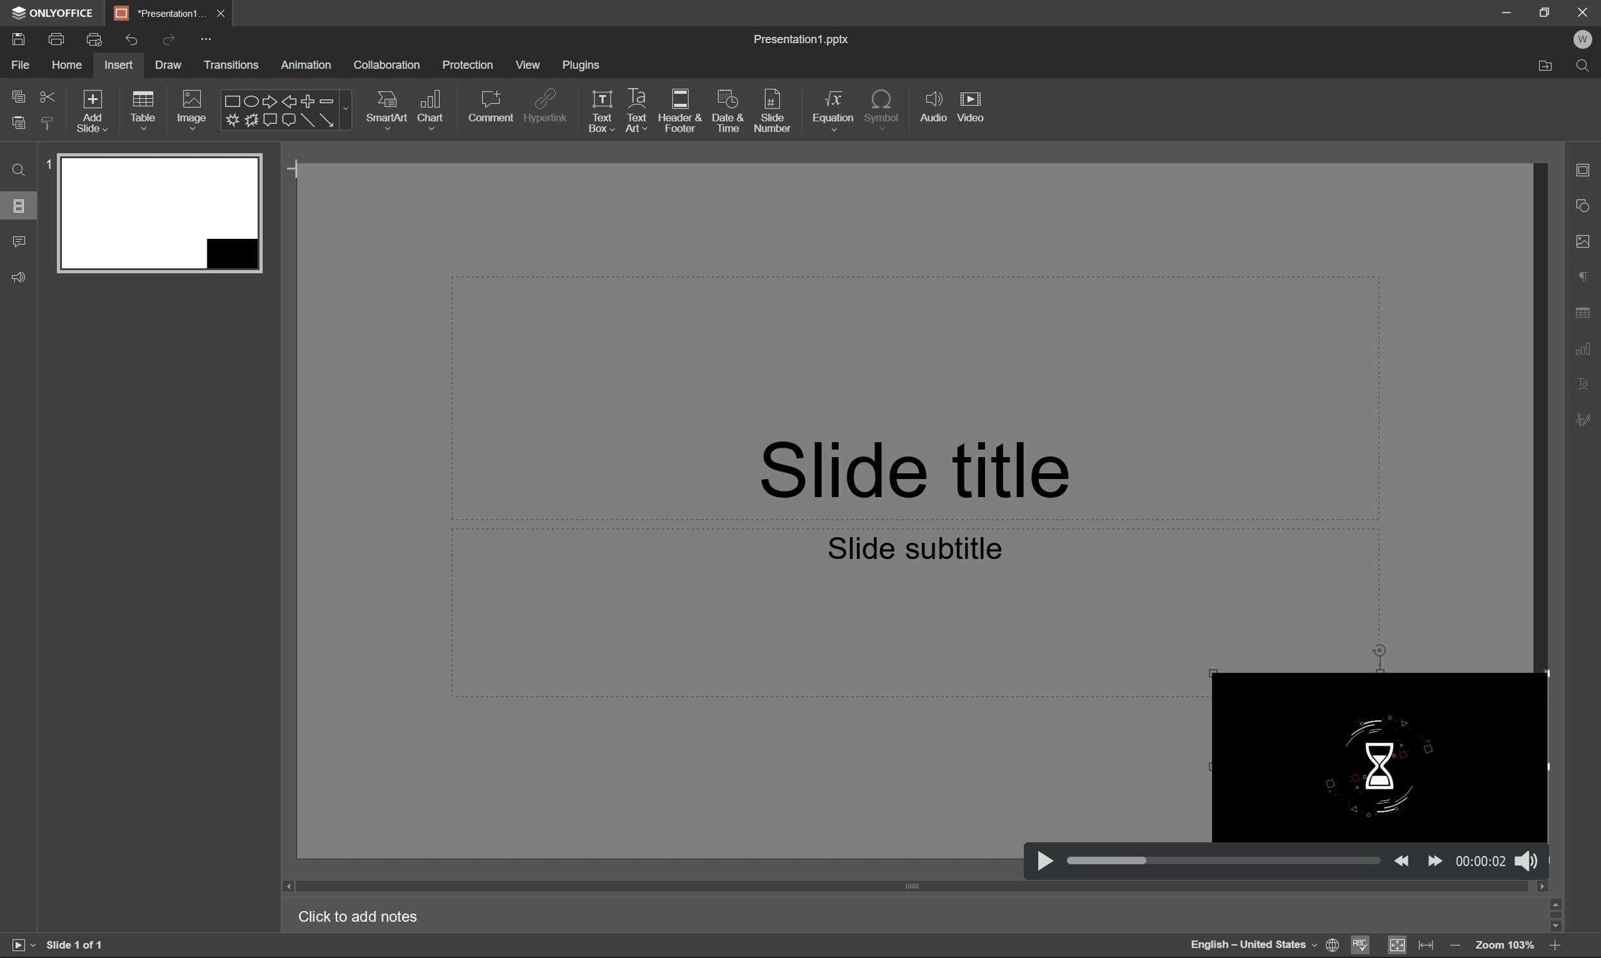 The image size is (1601, 958). What do you see at coordinates (1425, 943) in the screenshot?
I see `fit to width` at bounding box center [1425, 943].